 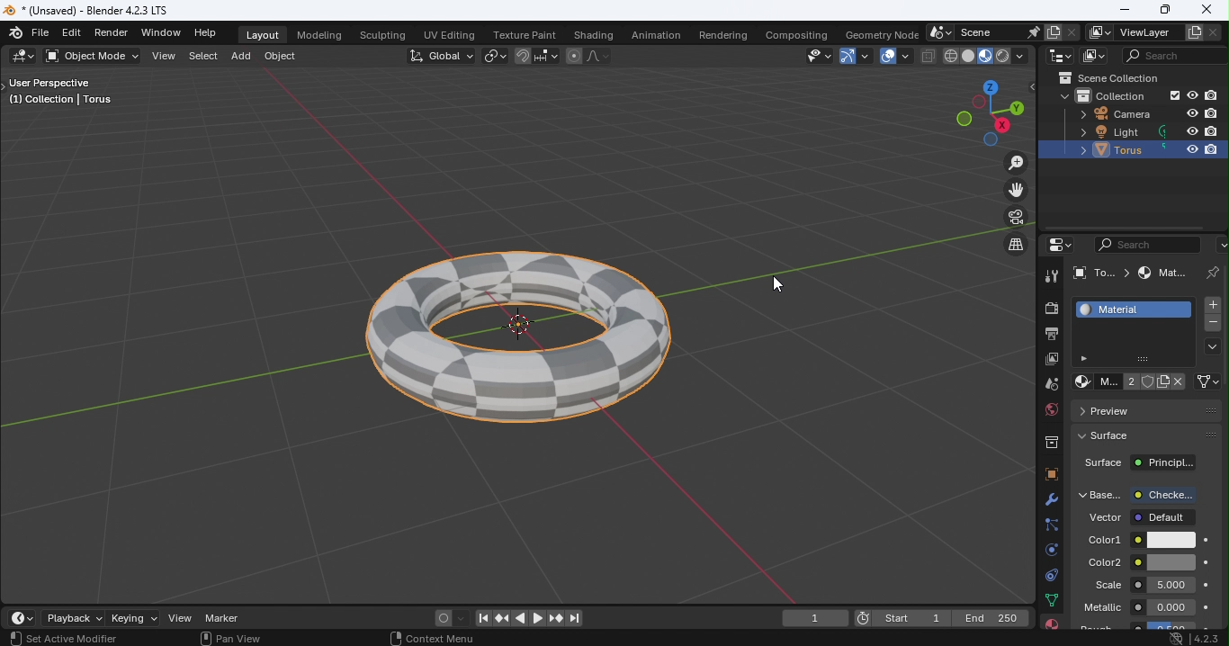 I want to click on Move the view, so click(x=1015, y=189).